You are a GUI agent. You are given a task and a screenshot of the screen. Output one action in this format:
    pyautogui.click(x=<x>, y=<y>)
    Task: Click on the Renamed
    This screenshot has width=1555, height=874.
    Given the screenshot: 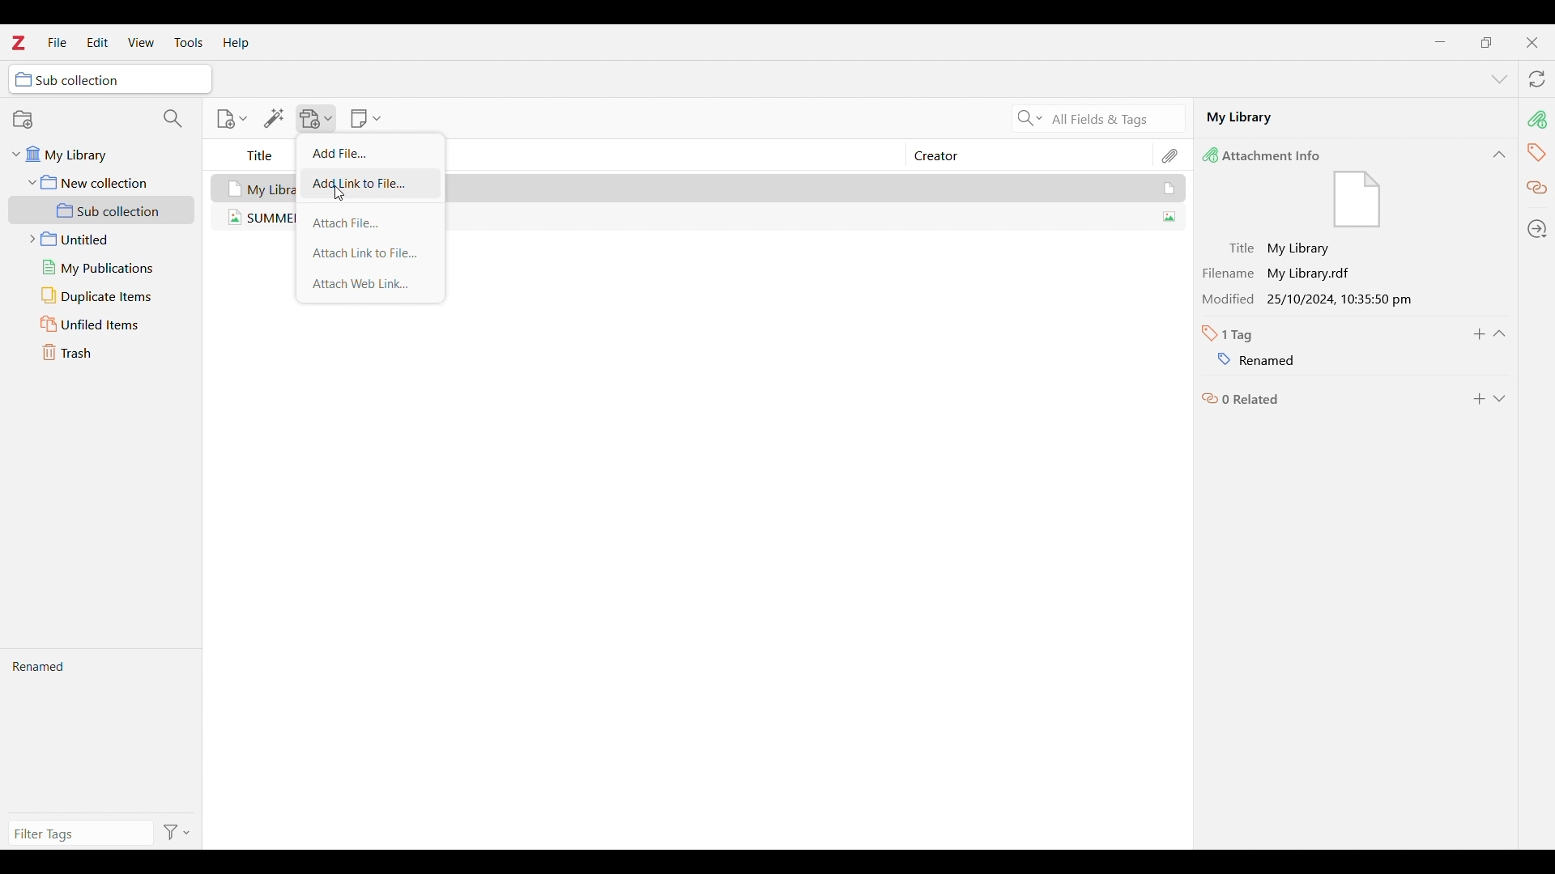 What is the action you would take?
    pyautogui.click(x=103, y=734)
    